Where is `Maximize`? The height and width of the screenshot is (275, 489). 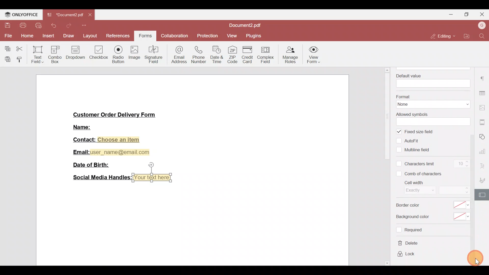
Maximize is located at coordinates (468, 14).